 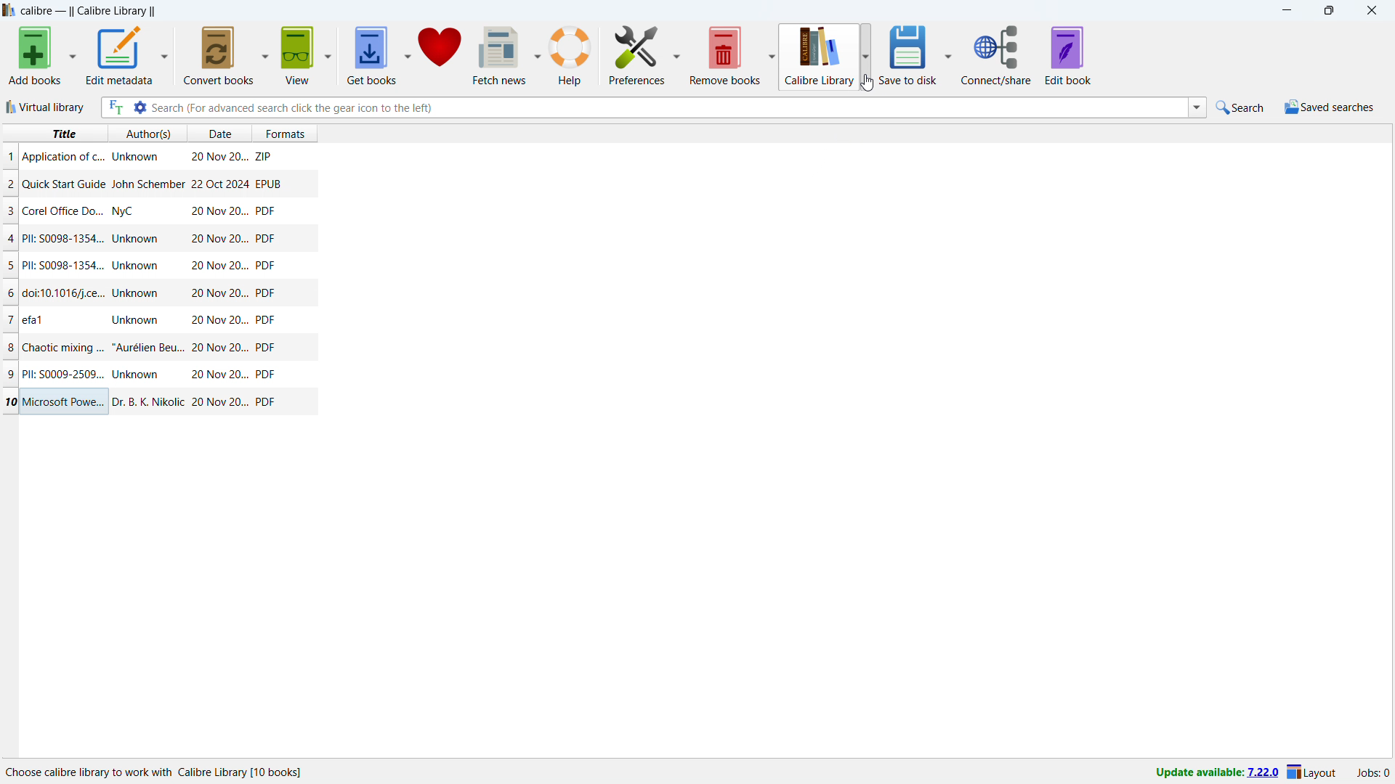 What do you see at coordinates (47, 107) in the screenshot?
I see `virtual library` at bounding box center [47, 107].